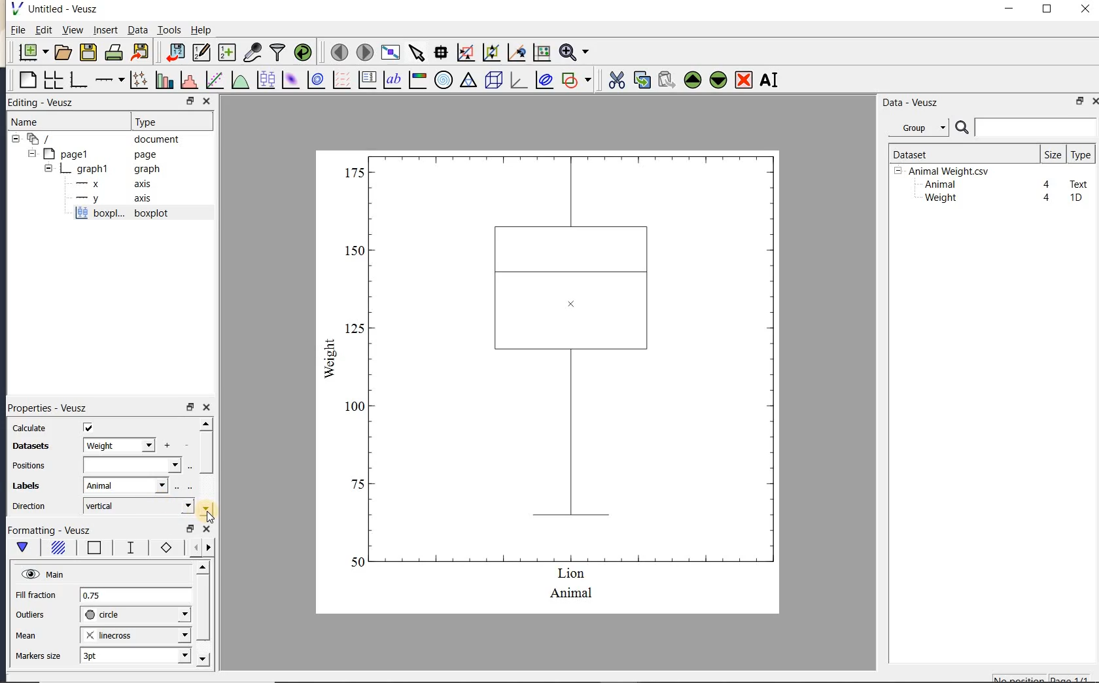 This screenshot has height=683, width=1099. What do you see at coordinates (128, 548) in the screenshot?
I see `whisker line` at bounding box center [128, 548].